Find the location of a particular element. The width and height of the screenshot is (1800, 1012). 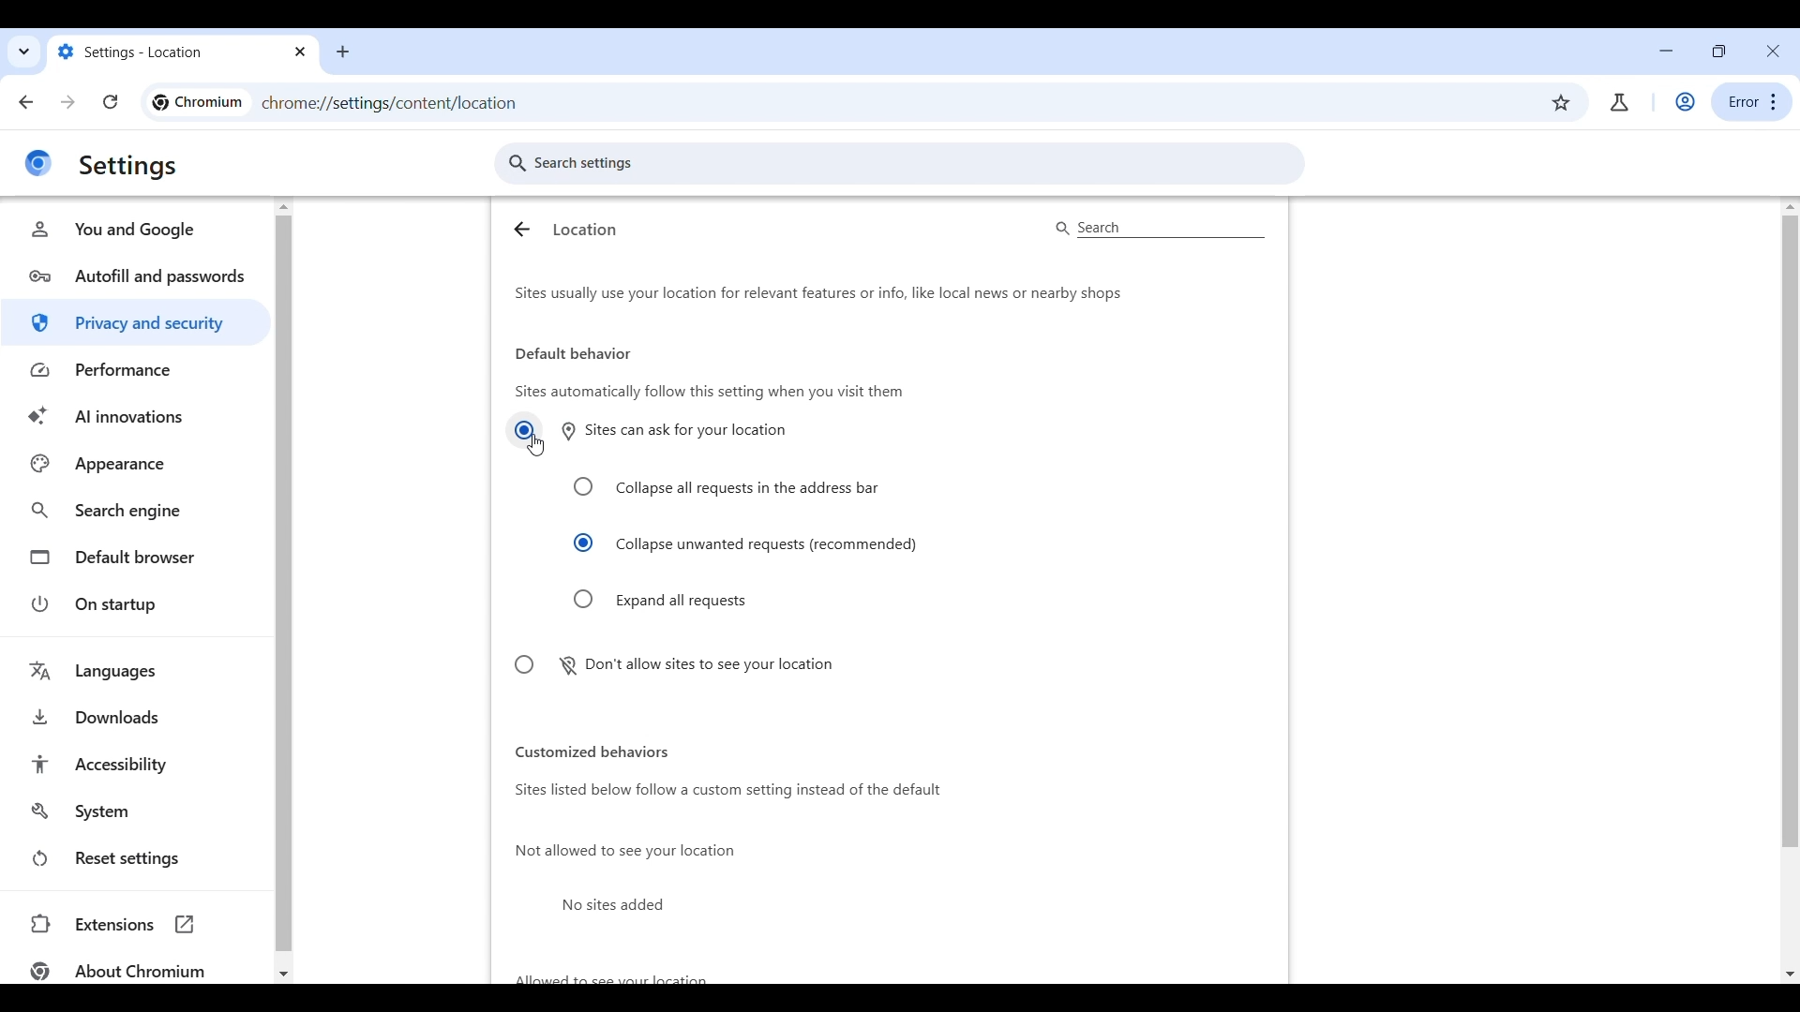

Search engine is located at coordinates (136, 509).